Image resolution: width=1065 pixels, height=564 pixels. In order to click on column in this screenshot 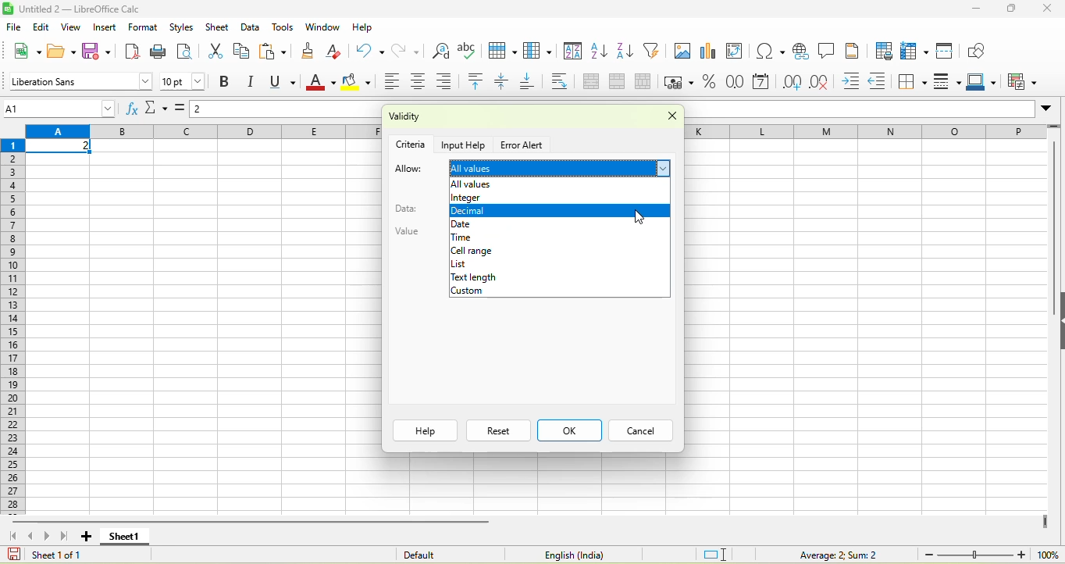, I will do `click(540, 52)`.